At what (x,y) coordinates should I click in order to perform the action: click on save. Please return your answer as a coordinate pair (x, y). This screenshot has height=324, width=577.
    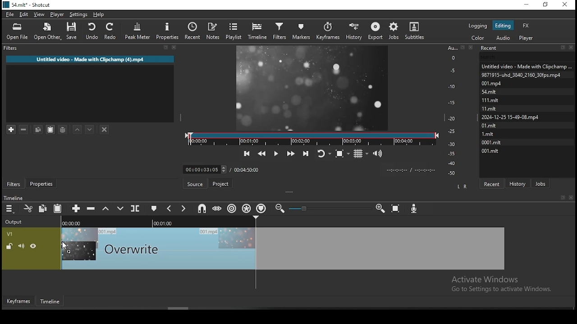
    Looking at the image, I should click on (72, 31).